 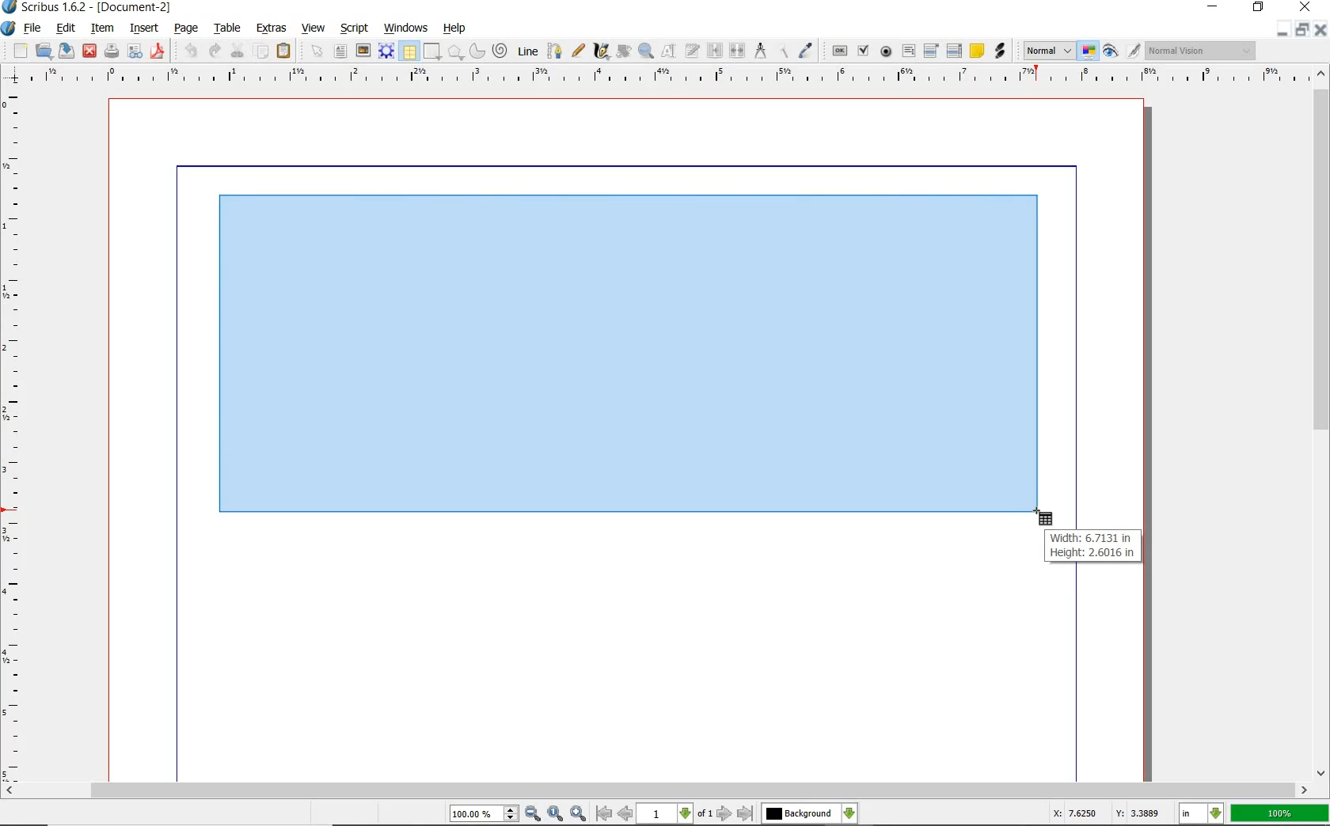 I want to click on edit, so click(x=66, y=29).